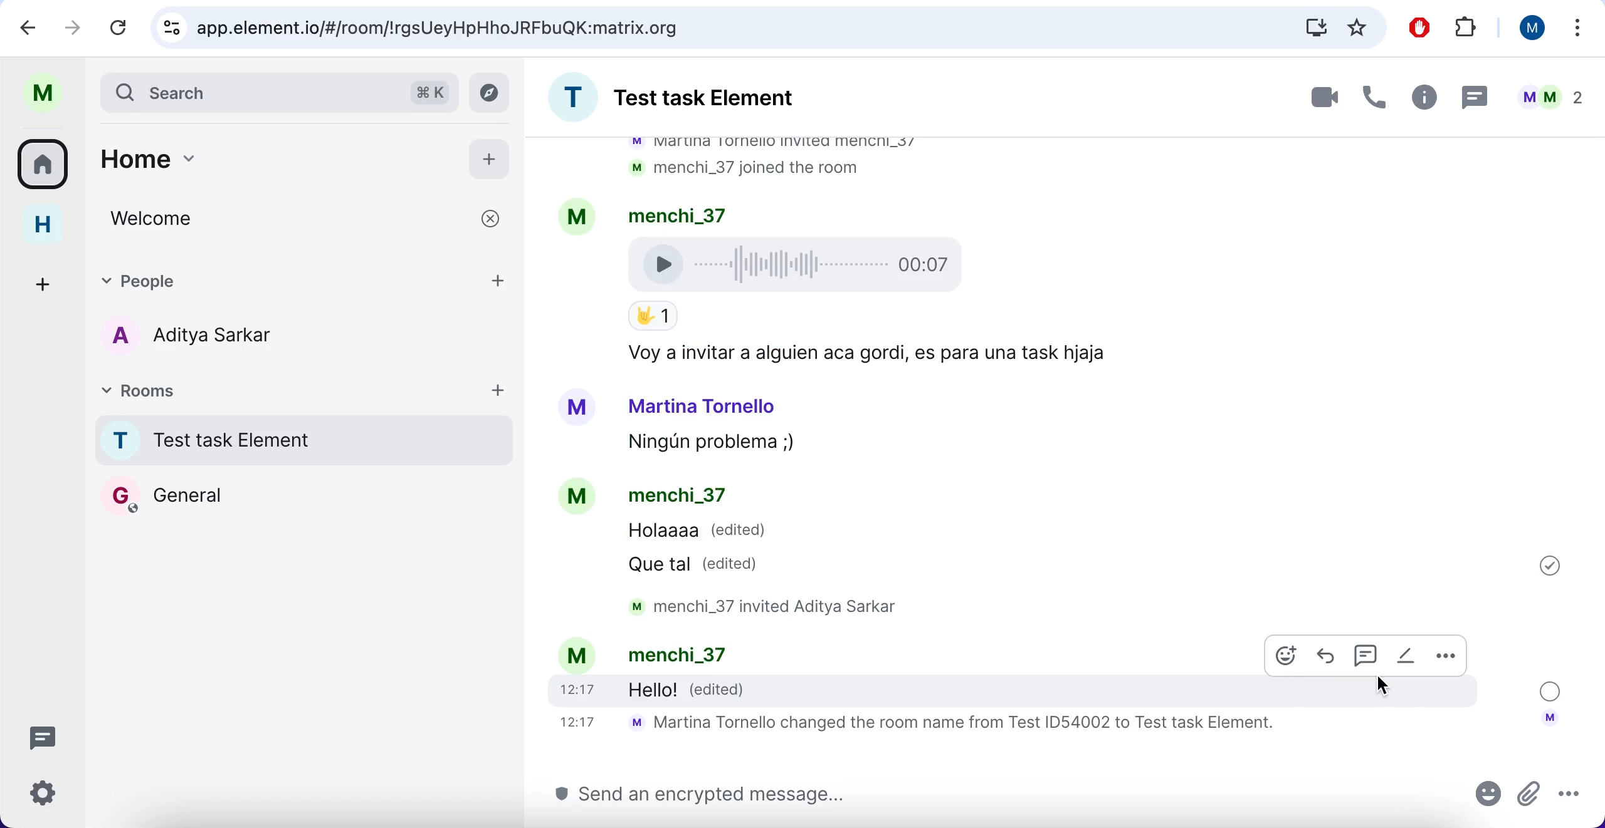 The image size is (1605, 828). I want to click on create a space, so click(36, 279).